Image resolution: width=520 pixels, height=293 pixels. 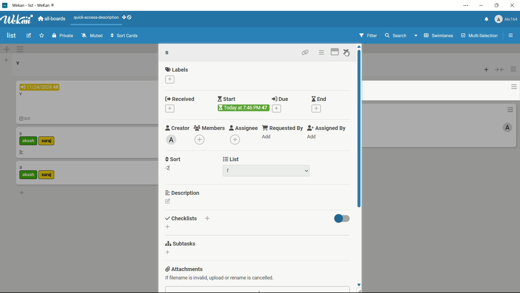 What do you see at coordinates (347, 52) in the screenshot?
I see `close card` at bounding box center [347, 52].